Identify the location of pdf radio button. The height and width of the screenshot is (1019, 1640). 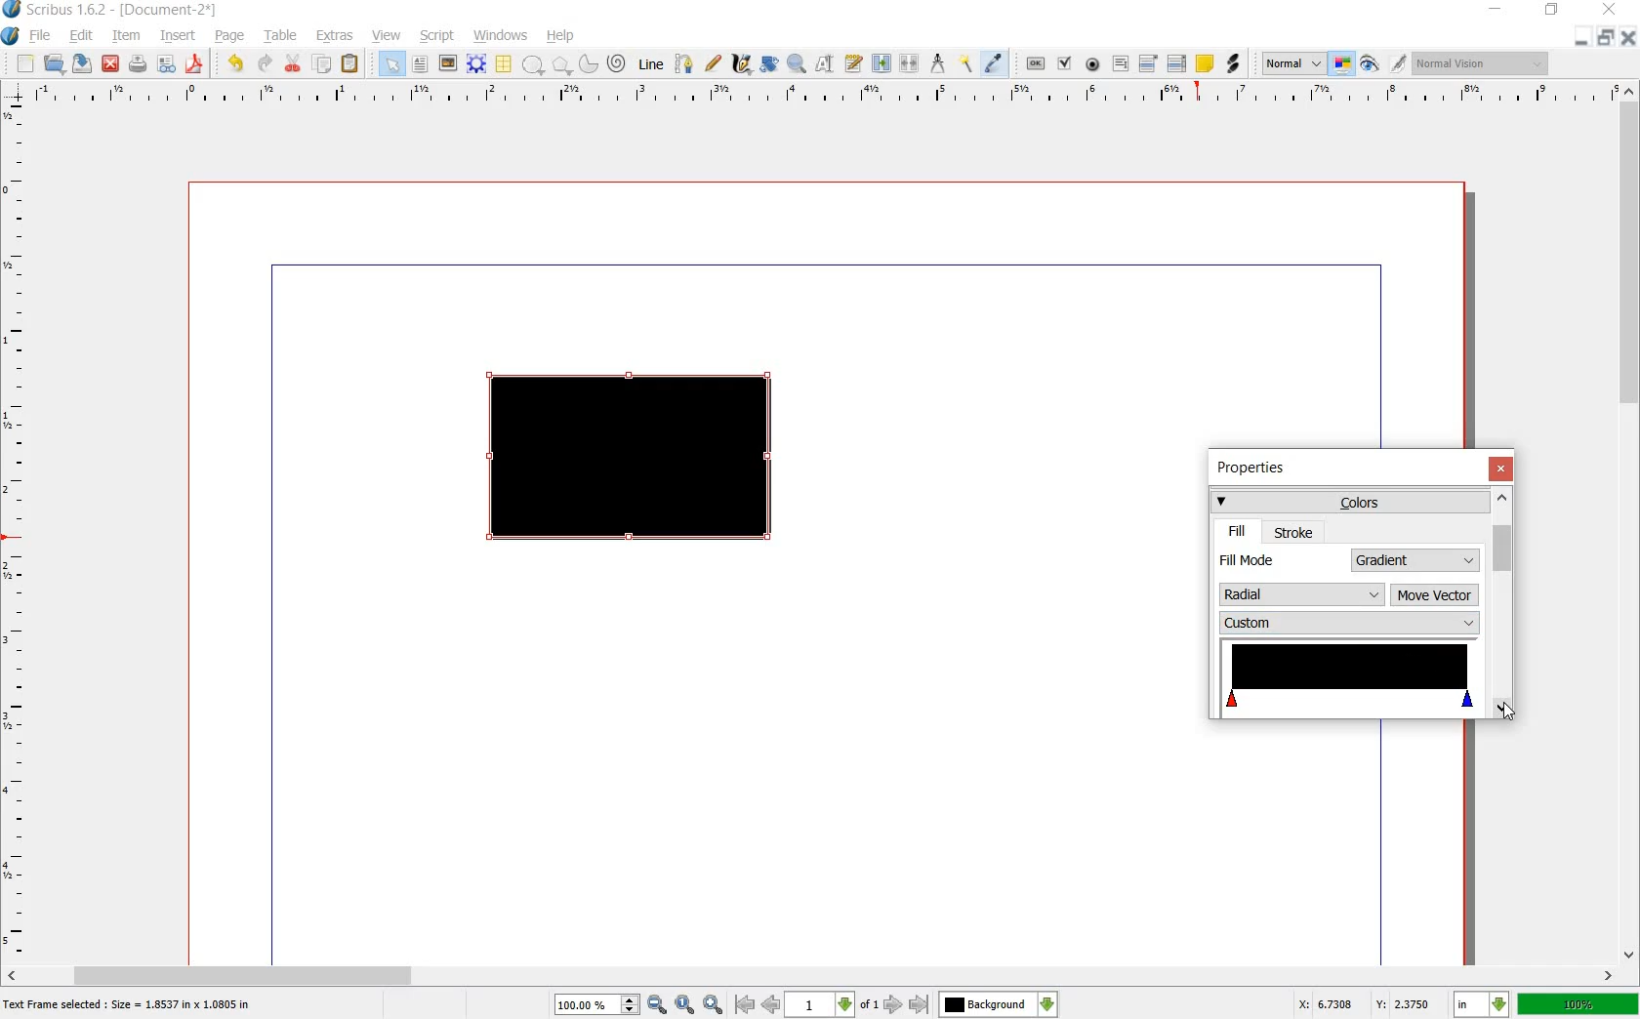
(1093, 64).